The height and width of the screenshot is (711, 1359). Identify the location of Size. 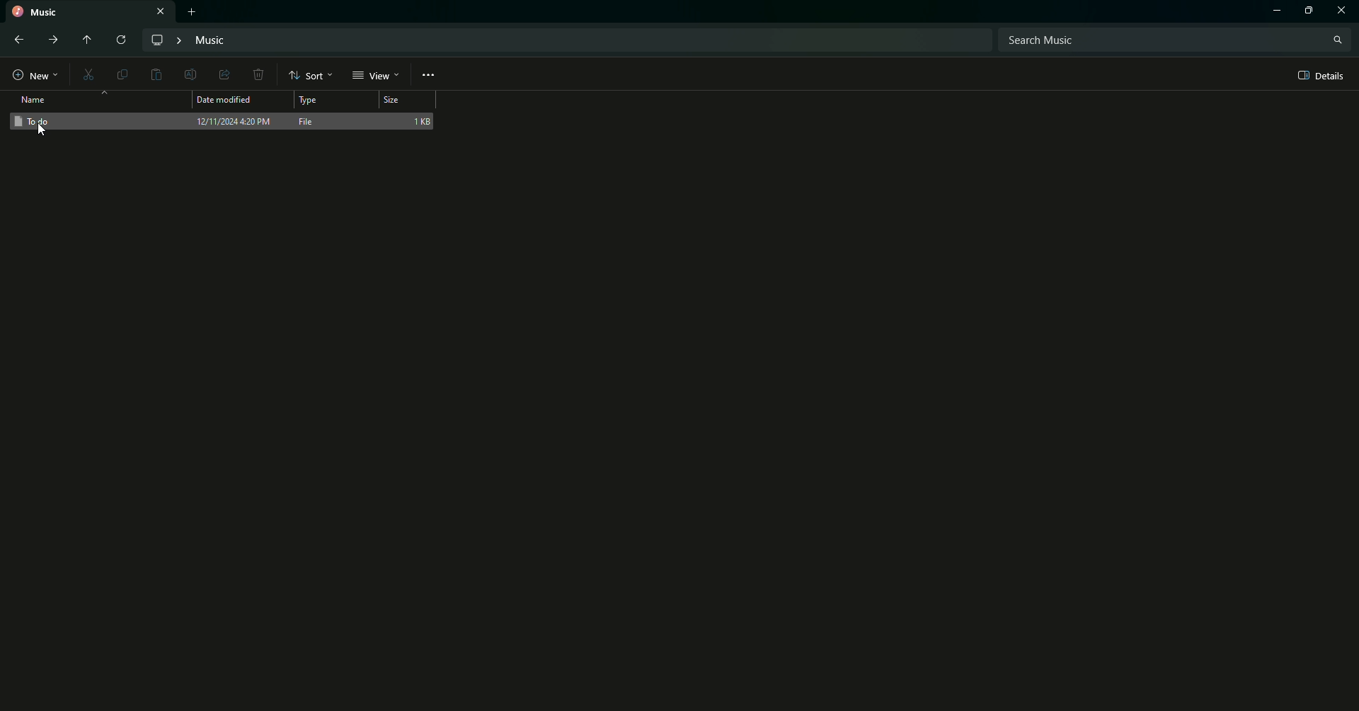
(406, 98).